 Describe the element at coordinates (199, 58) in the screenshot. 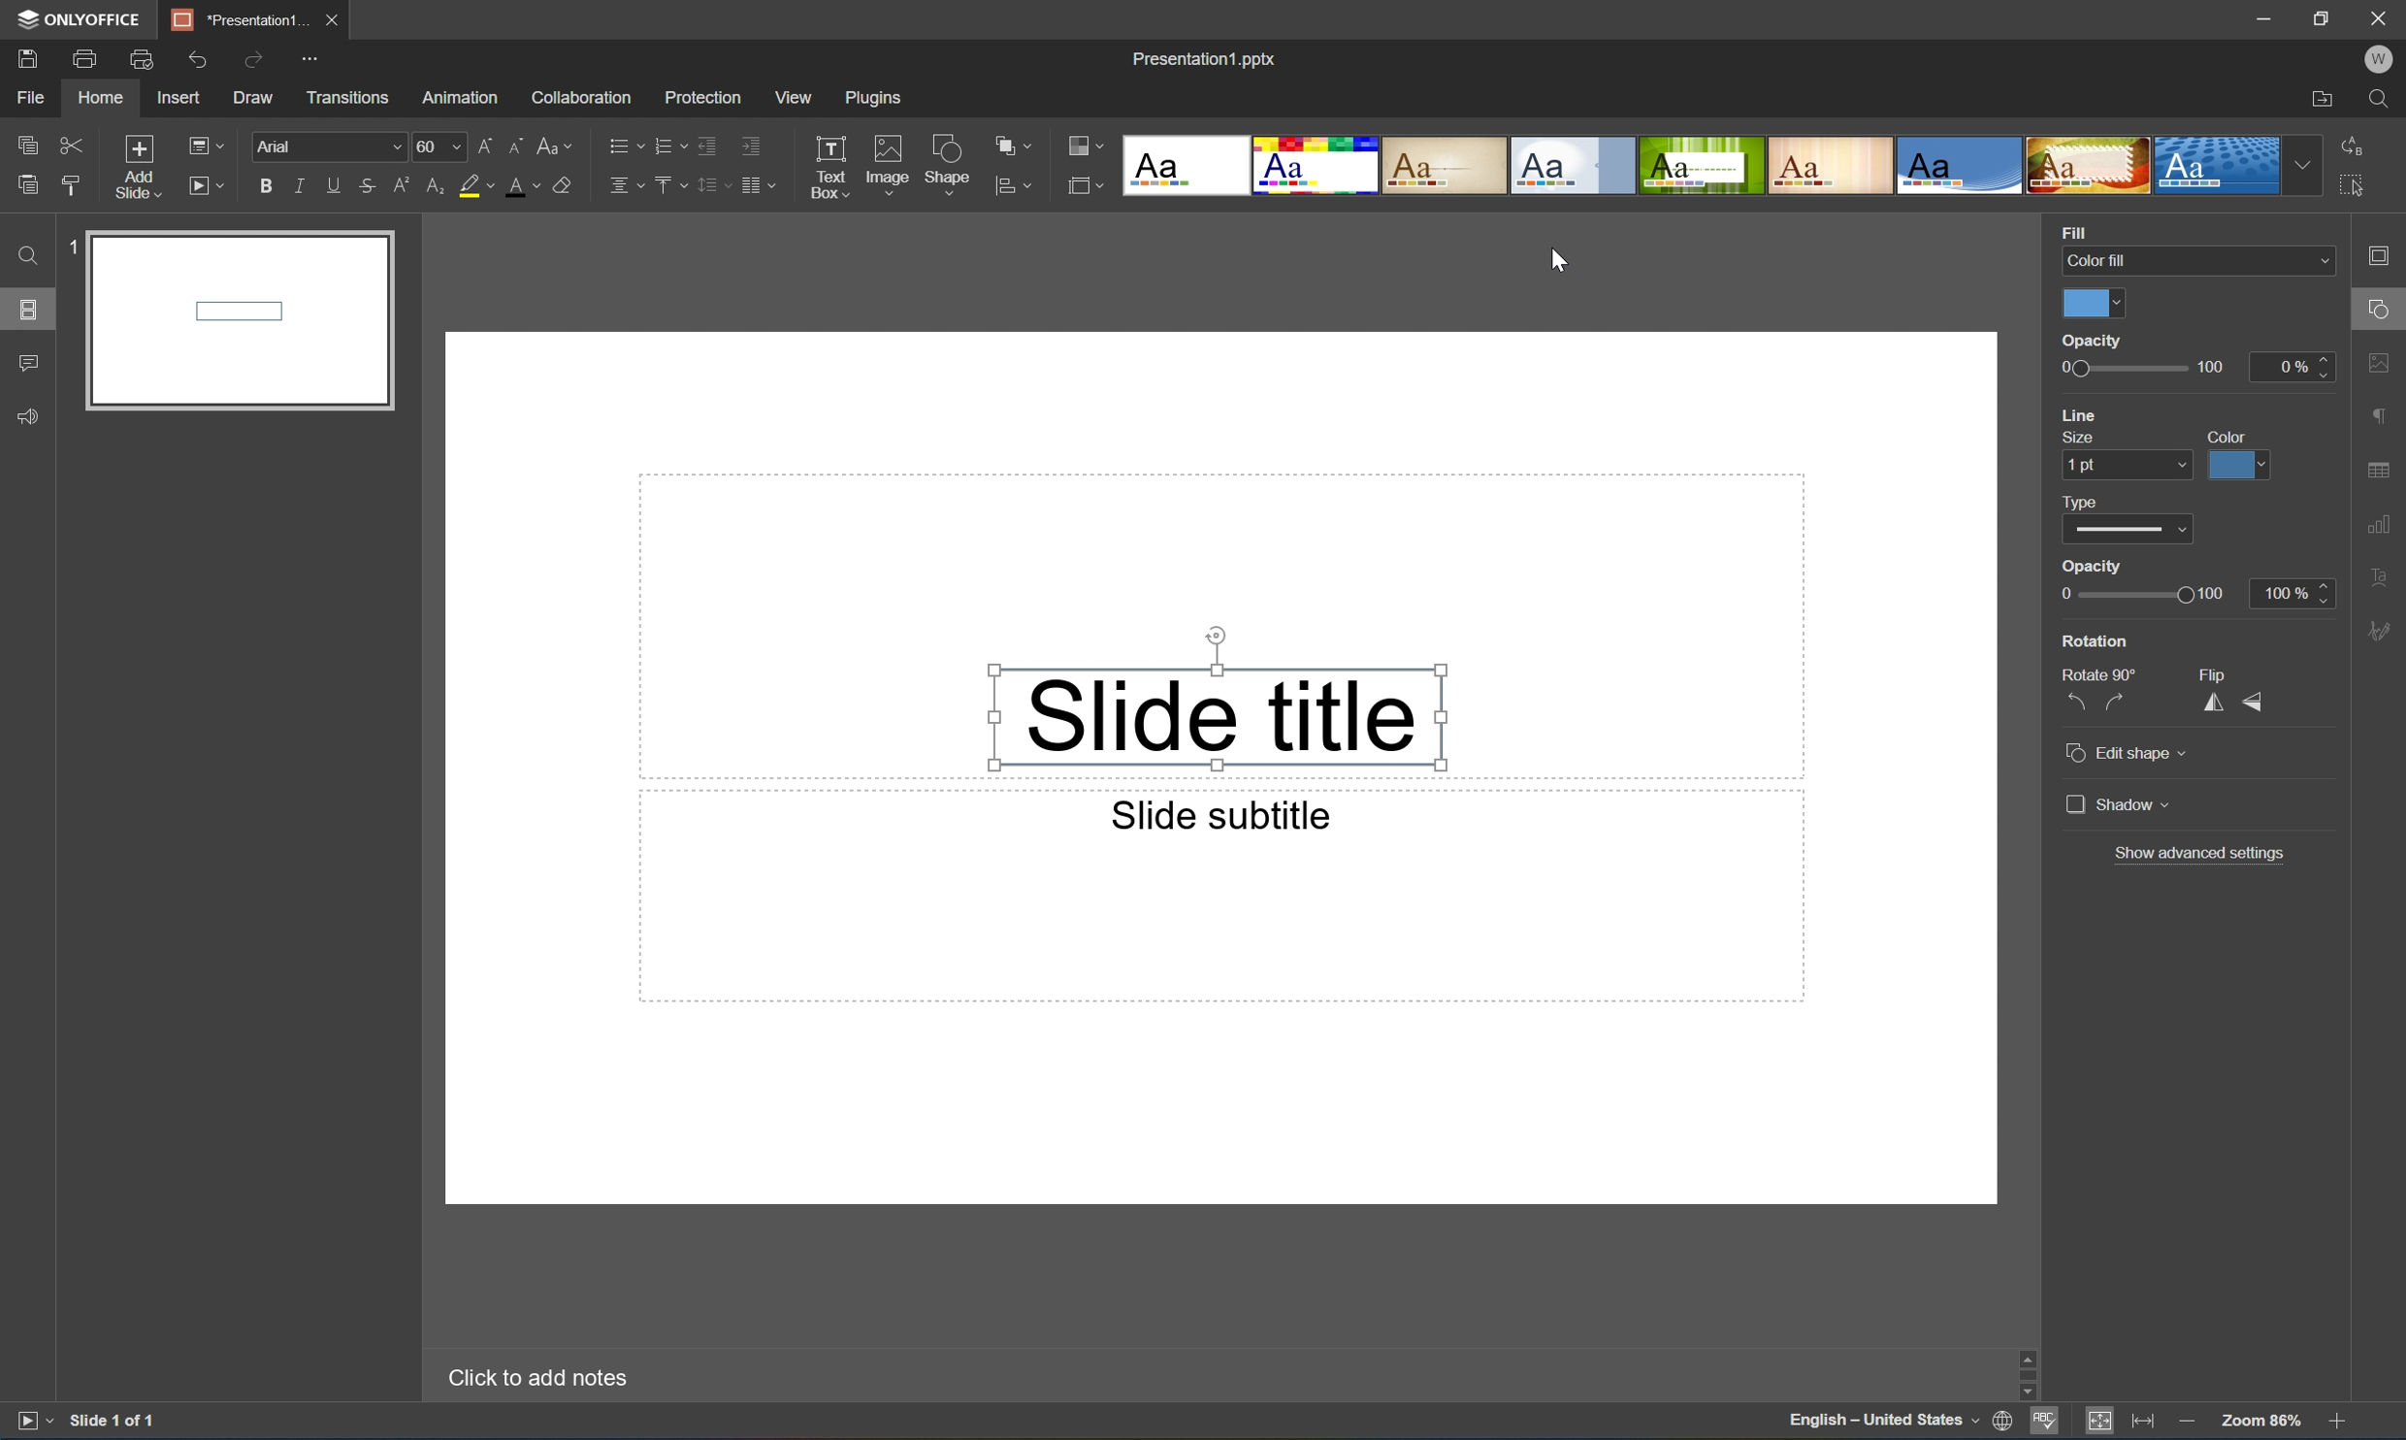

I see `Undo` at that location.